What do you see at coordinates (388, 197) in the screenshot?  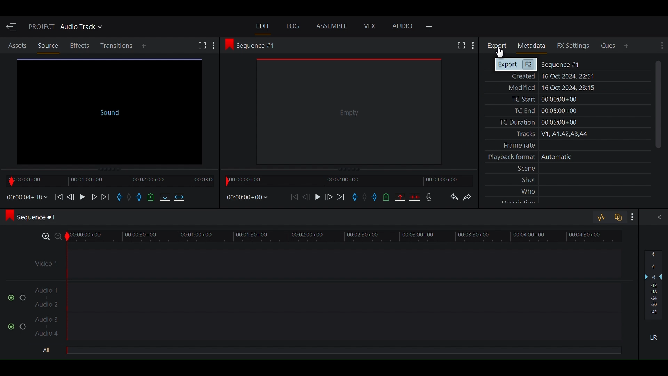 I see `Add a cue` at bounding box center [388, 197].